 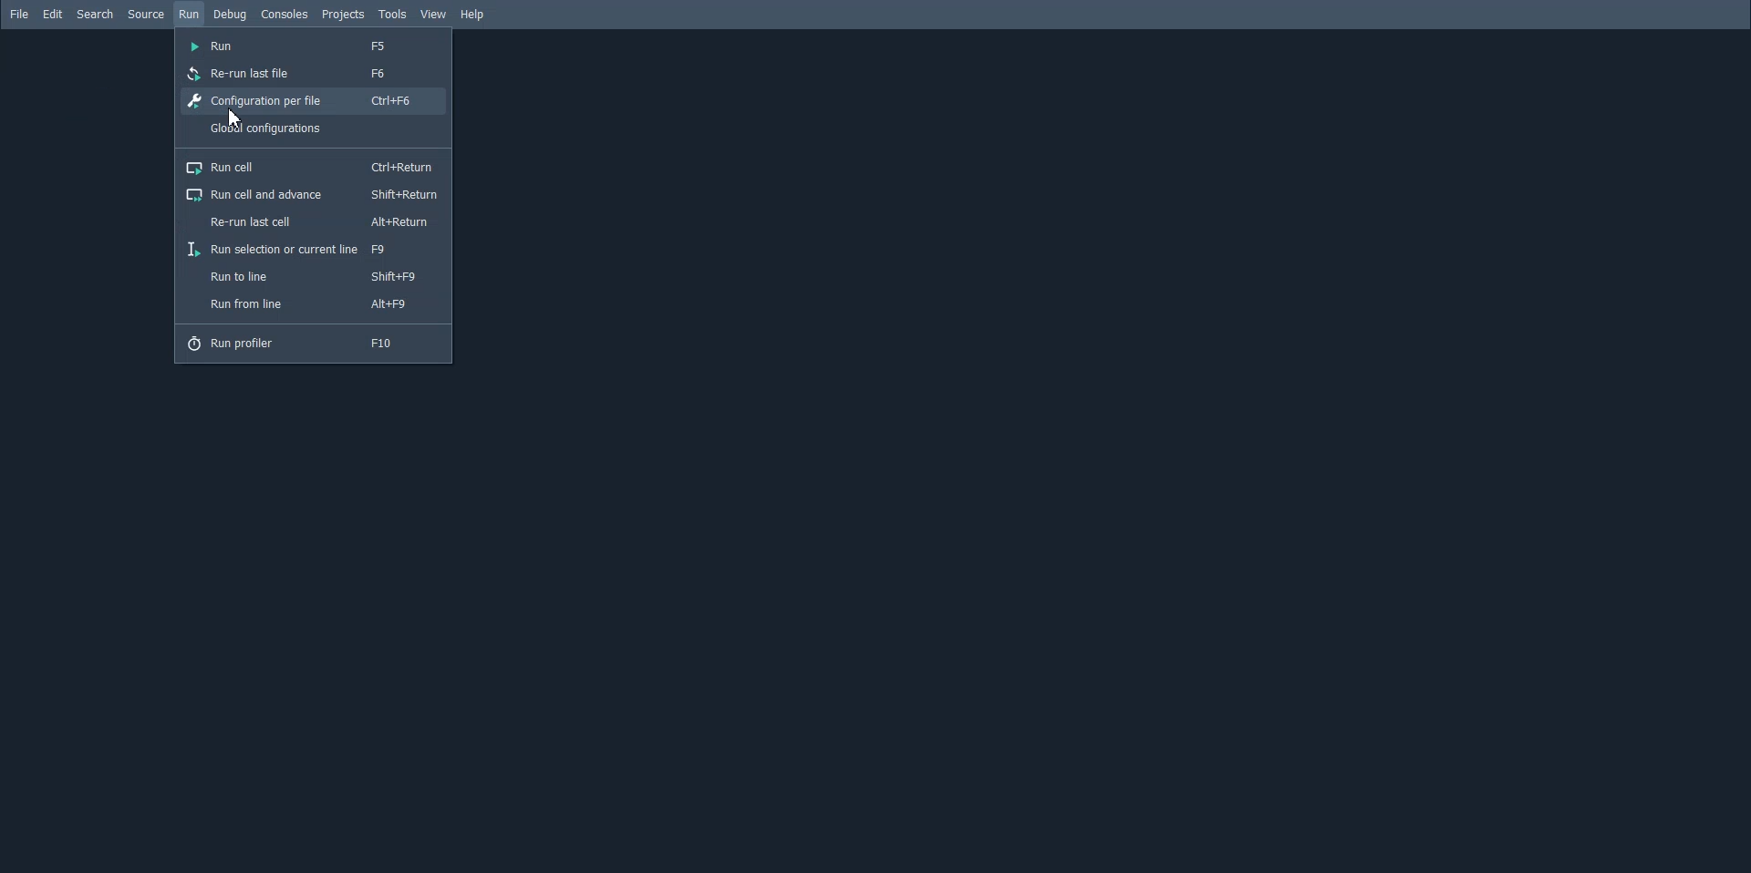 What do you see at coordinates (54, 14) in the screenshot?
I see `Edit` at bounding box center [54, 14].